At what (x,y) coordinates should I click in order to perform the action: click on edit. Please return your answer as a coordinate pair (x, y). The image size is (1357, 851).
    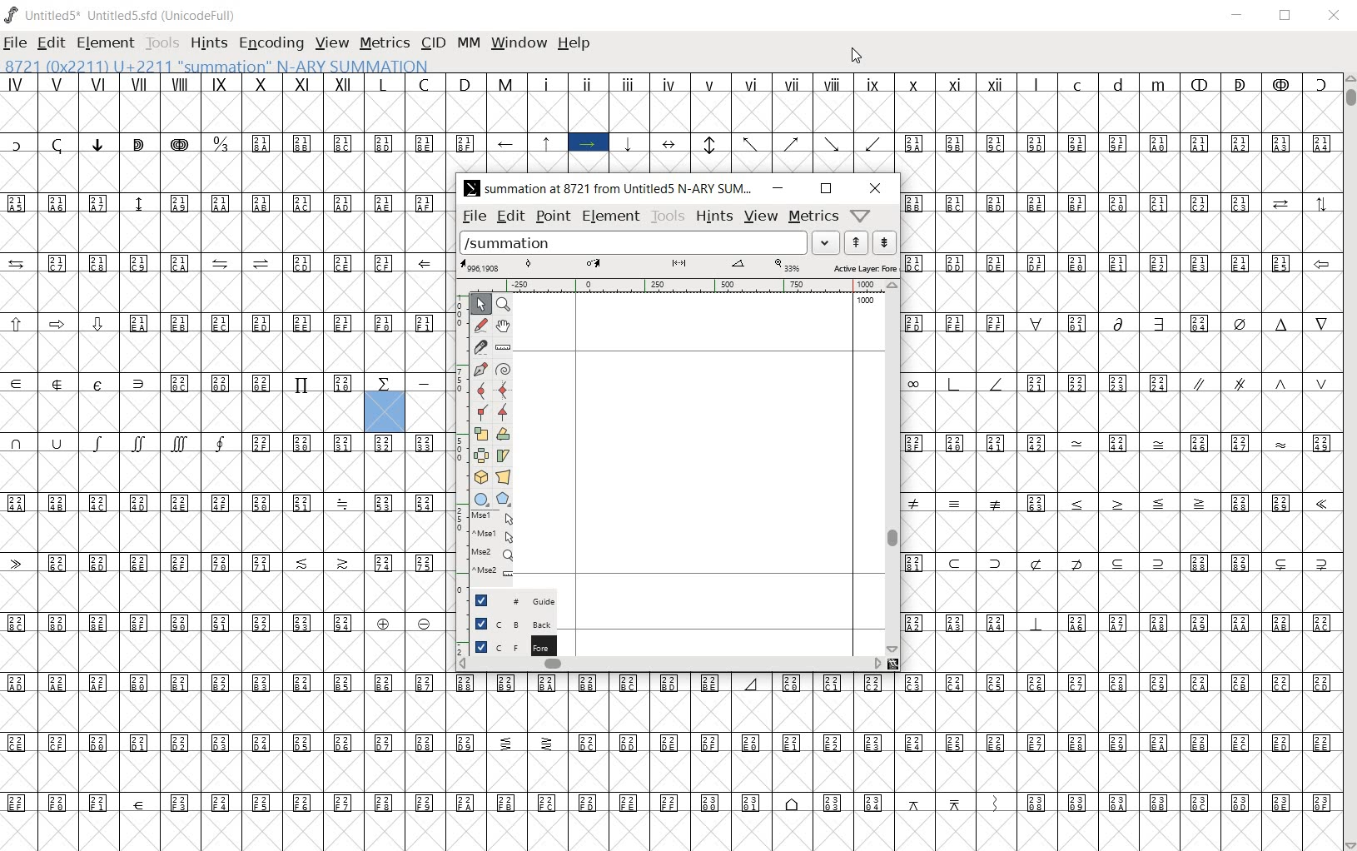
    Looking at the image, I should click on (509, 215).